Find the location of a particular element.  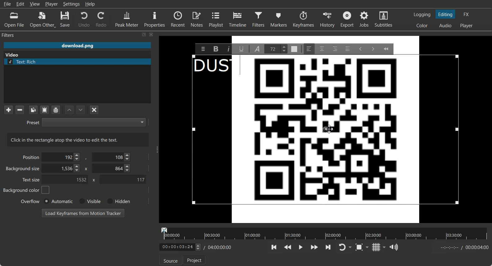

Drop down box is located at coordinates (351, 247).